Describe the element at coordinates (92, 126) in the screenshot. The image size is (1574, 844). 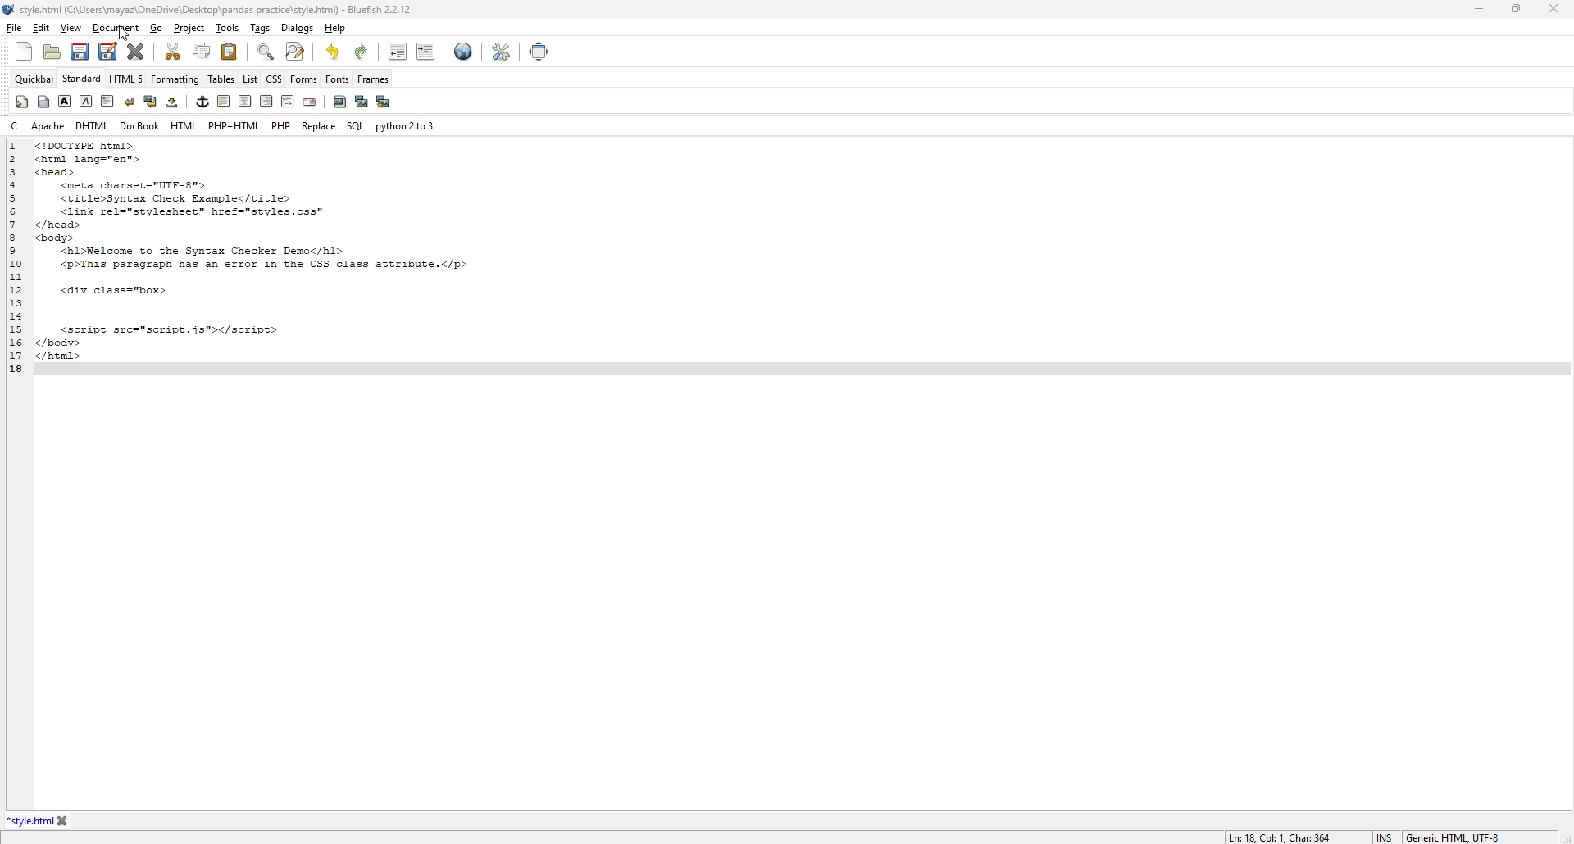
I see `dhtml` at that location.